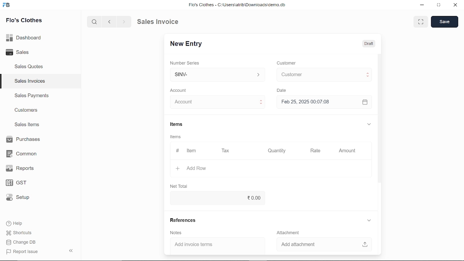 The image size is (464, 261). I want to click on New Entry, so click(187, 44).